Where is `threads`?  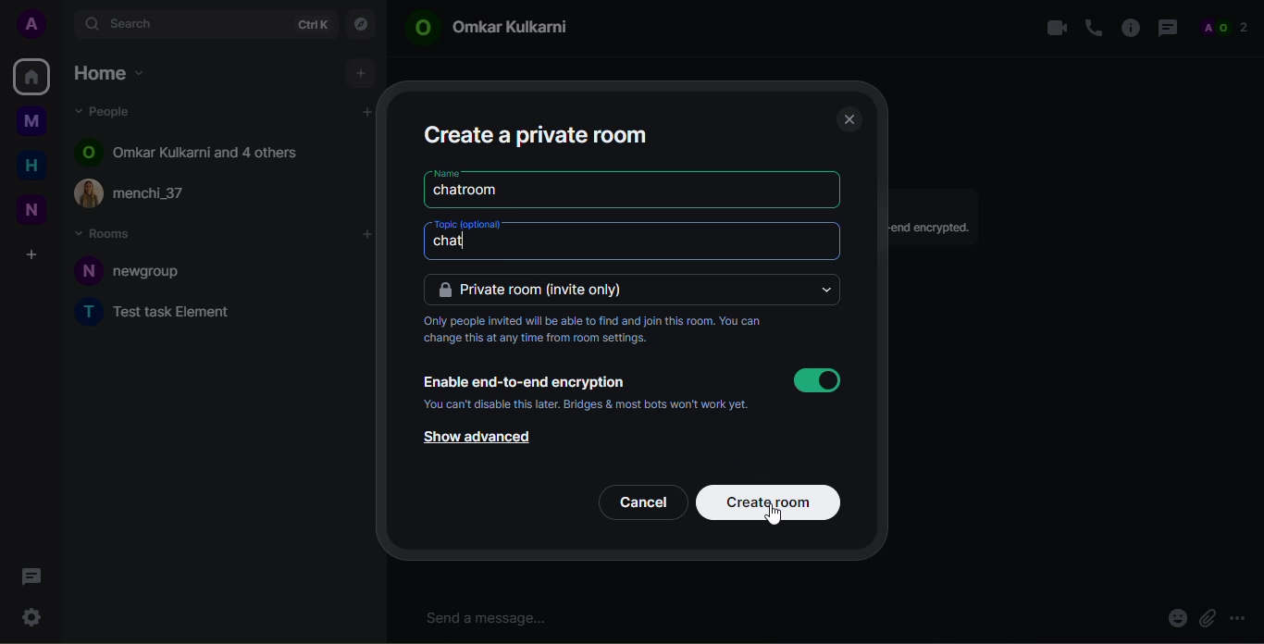
threads is located at coordinates (31, 576).